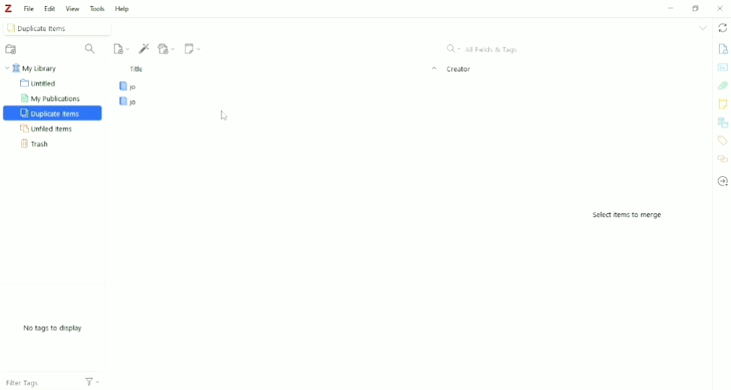 The image size is (731, 390). I want to click on Select items to merge, so click(628, 216).